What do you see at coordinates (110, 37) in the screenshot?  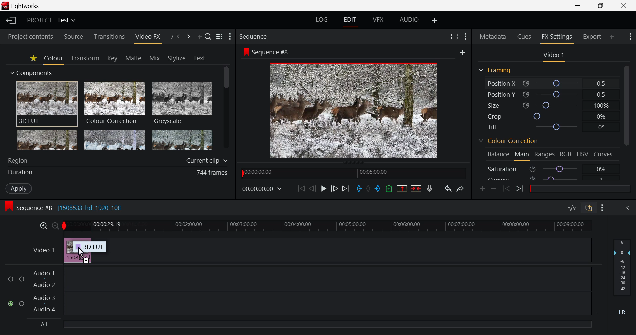 I see `Transitions` at bounding box center [110, 37].